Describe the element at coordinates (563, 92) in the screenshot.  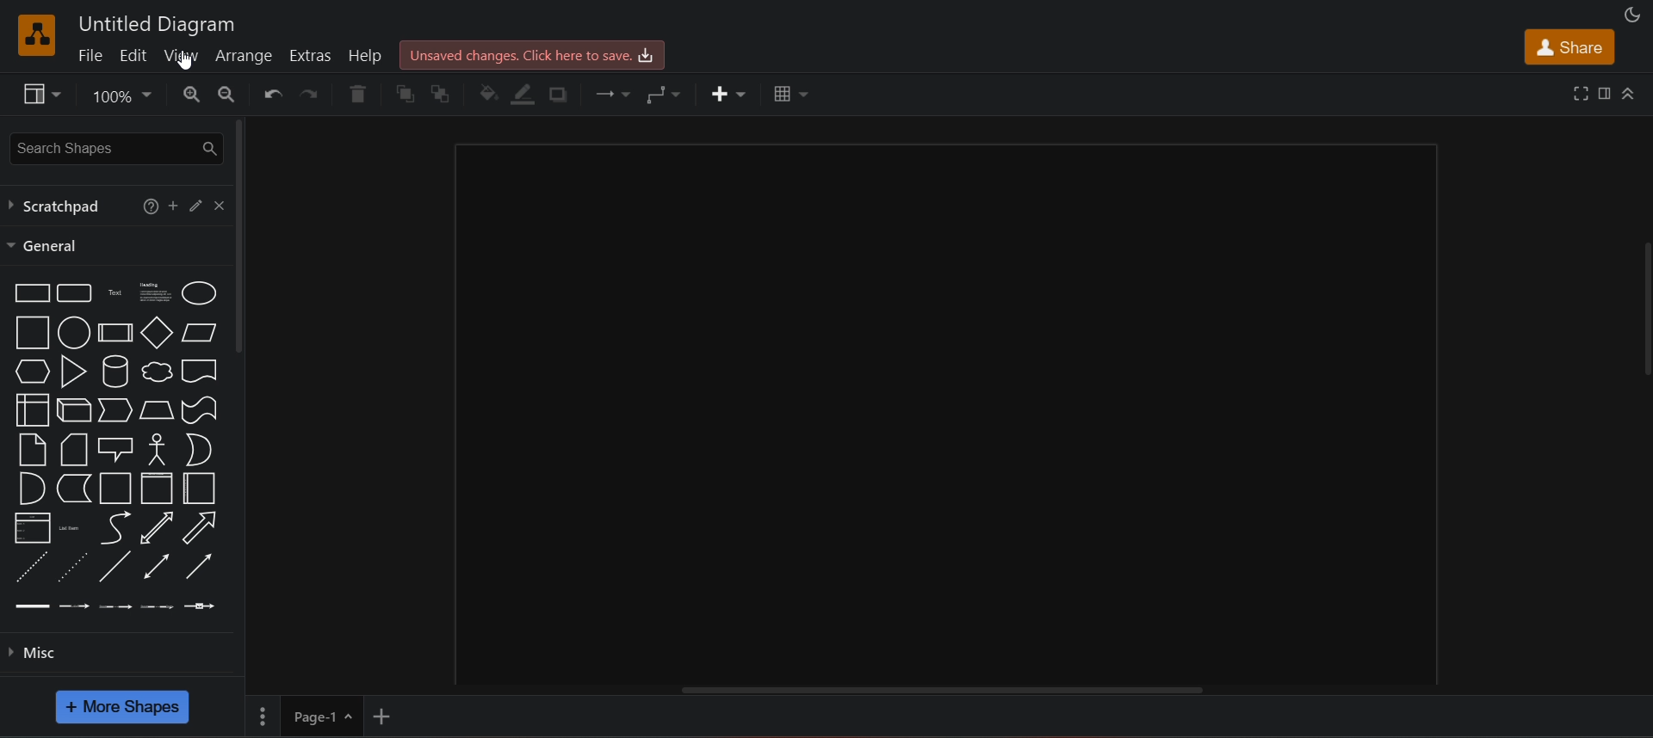
I see `shadows` at that location.